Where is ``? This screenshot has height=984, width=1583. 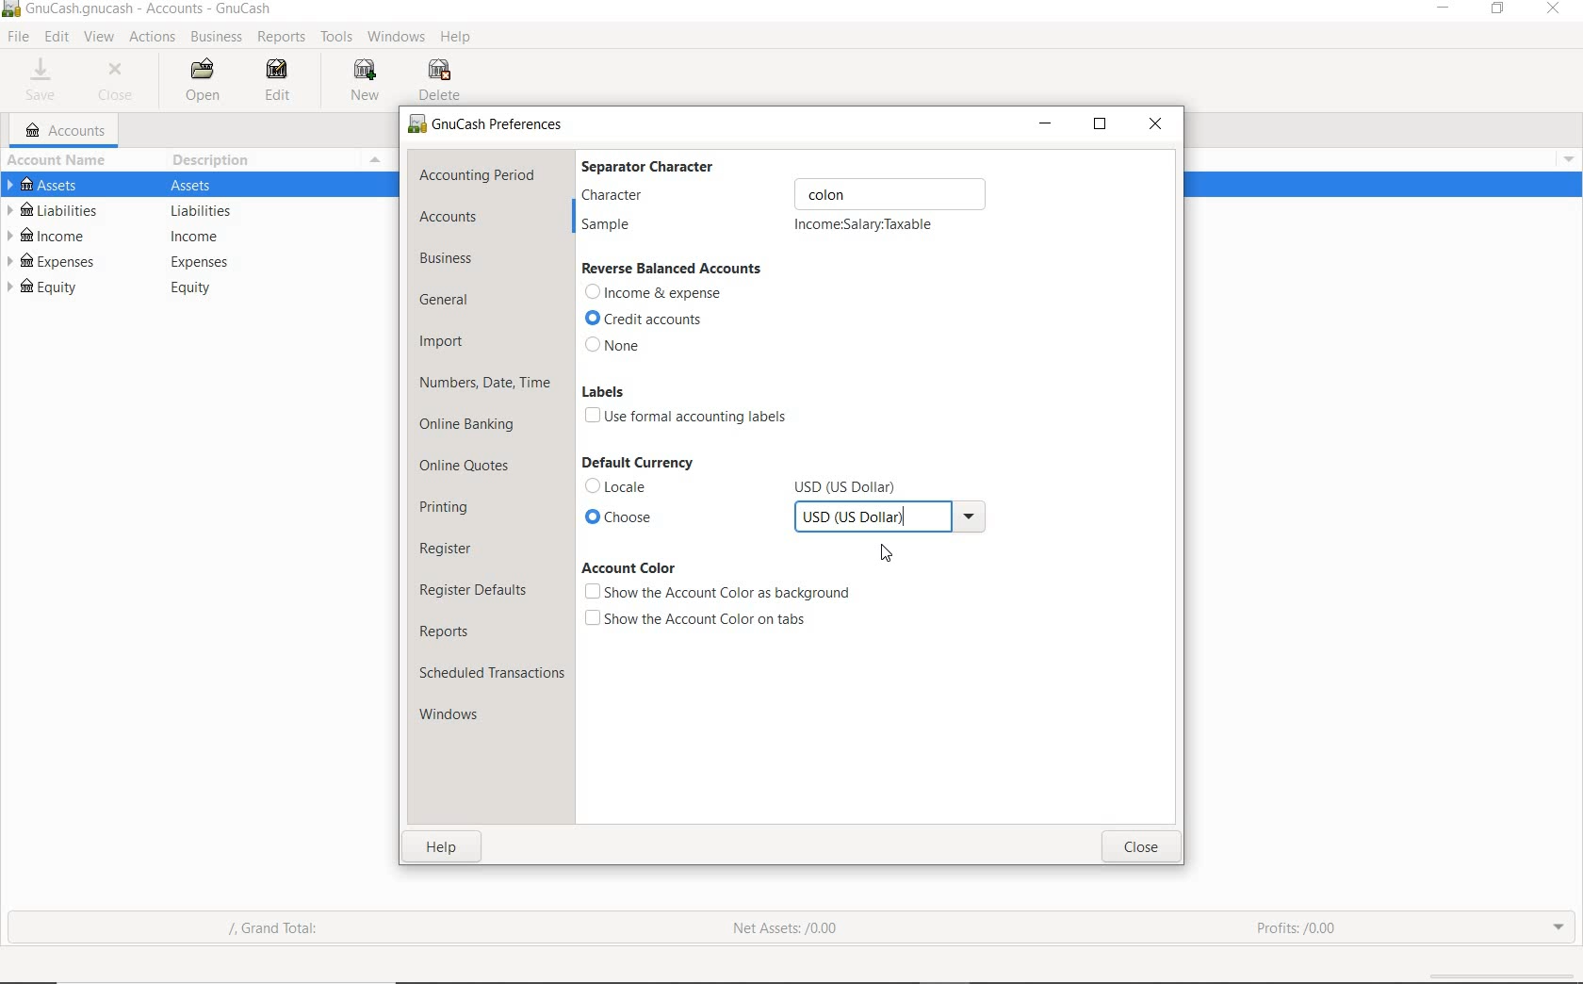
 is located at coordinates (202, 262).